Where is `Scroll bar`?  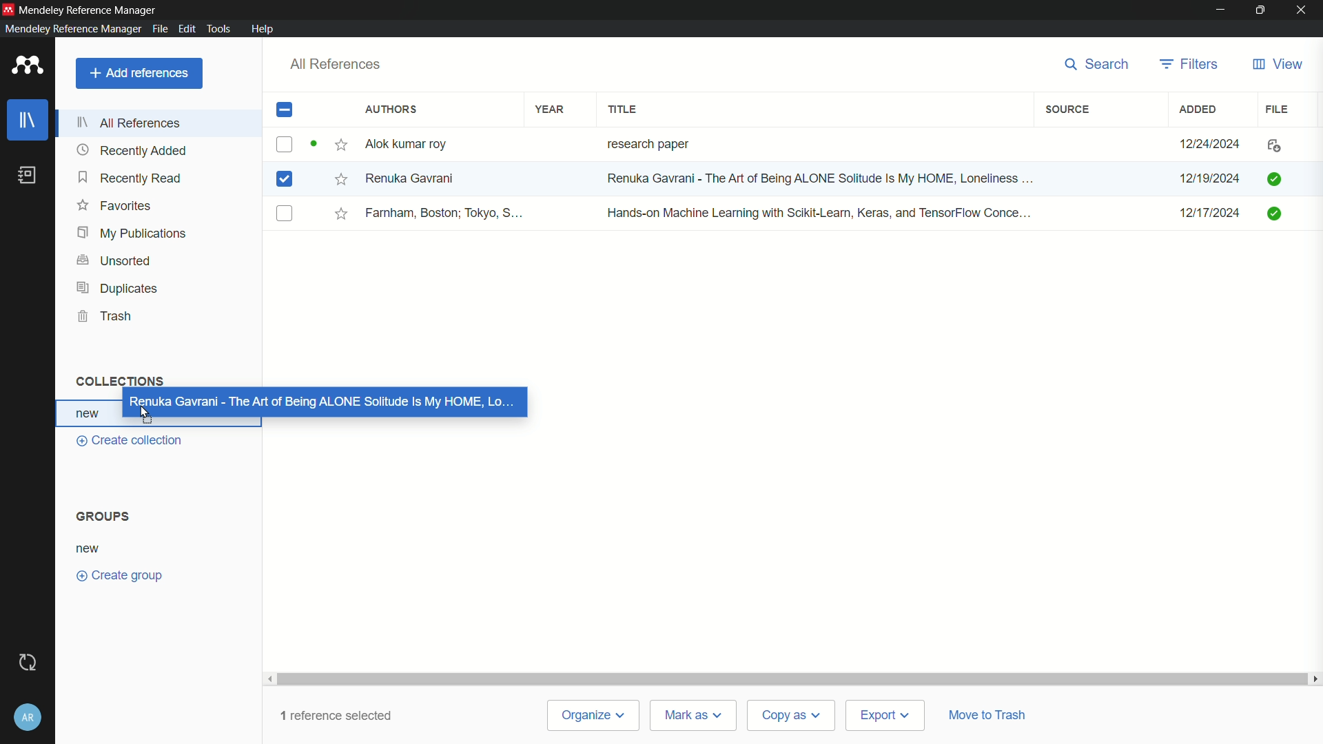
Scroll bar is located at coordinates (801, 680).